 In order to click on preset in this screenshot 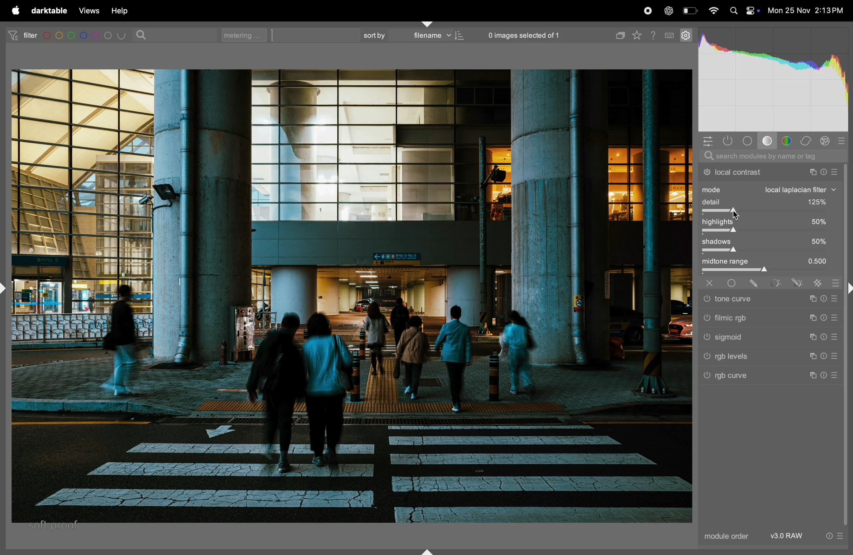, I will do `click(833, 338)`.